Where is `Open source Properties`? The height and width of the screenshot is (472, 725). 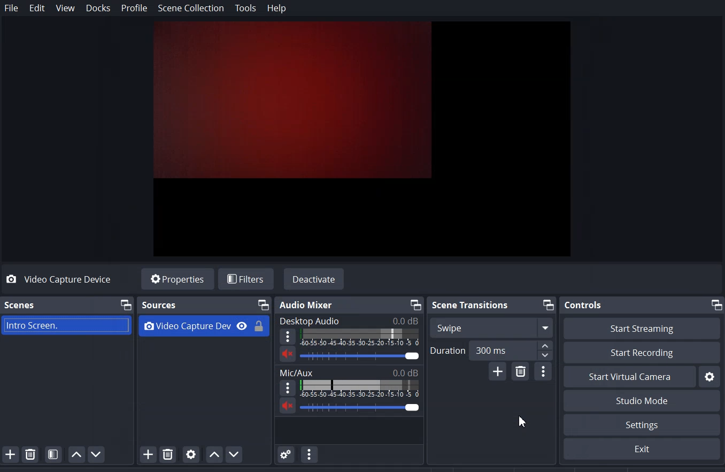 Open source Properties is located at coordinates (191, 454).